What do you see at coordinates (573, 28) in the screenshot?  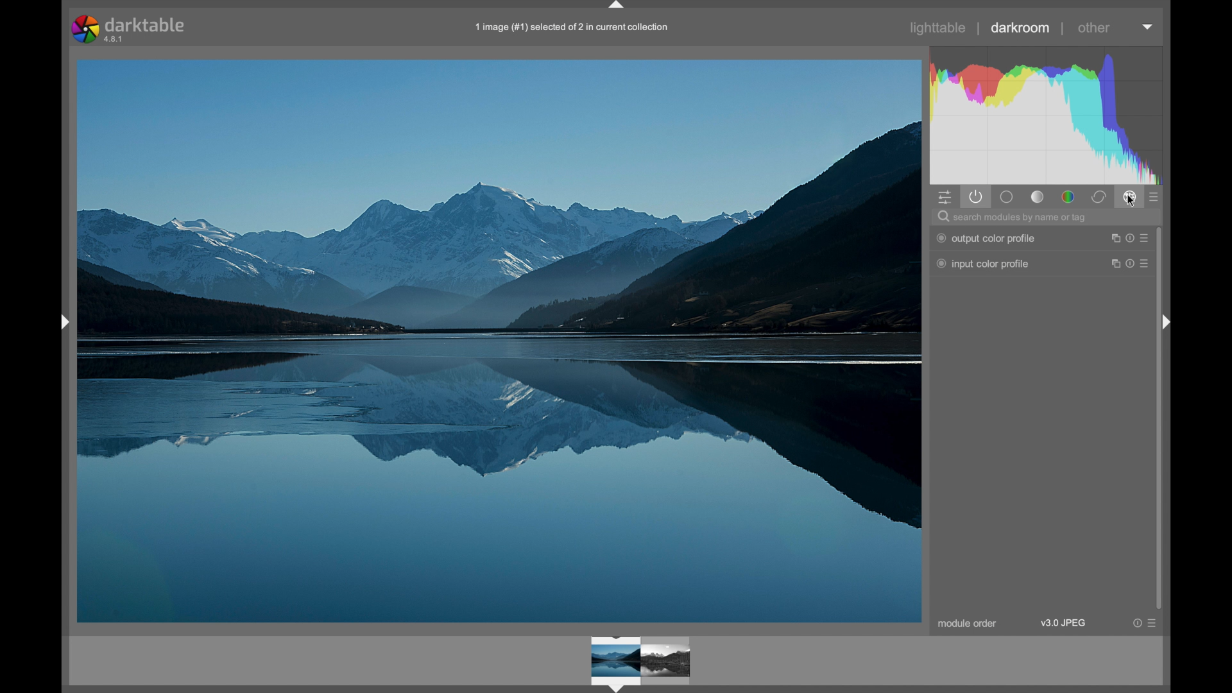 I see `filename` at bounding box center [573, 28].